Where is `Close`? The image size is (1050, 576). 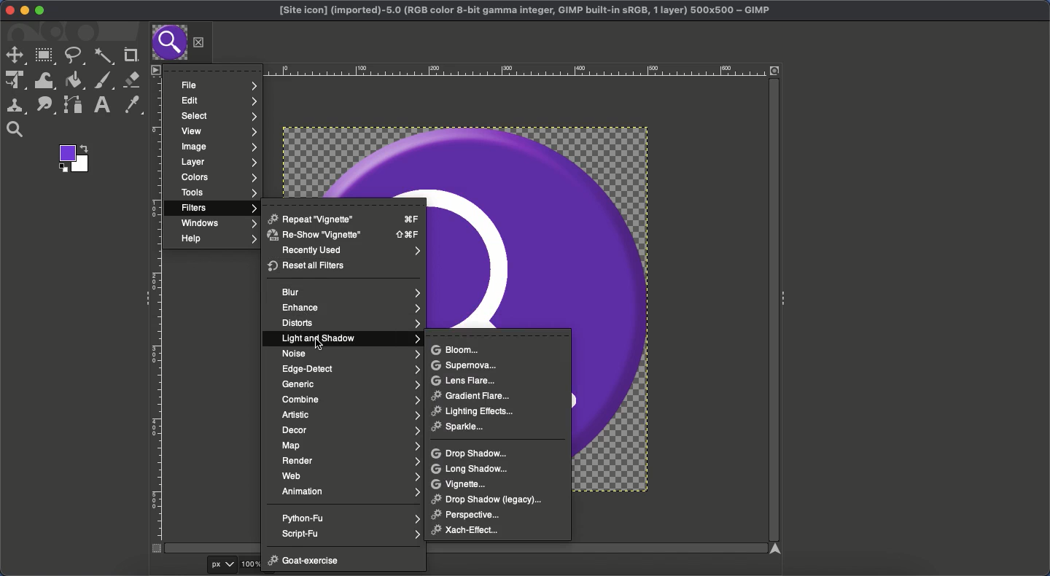
Close is located at coordinates (199, 42).